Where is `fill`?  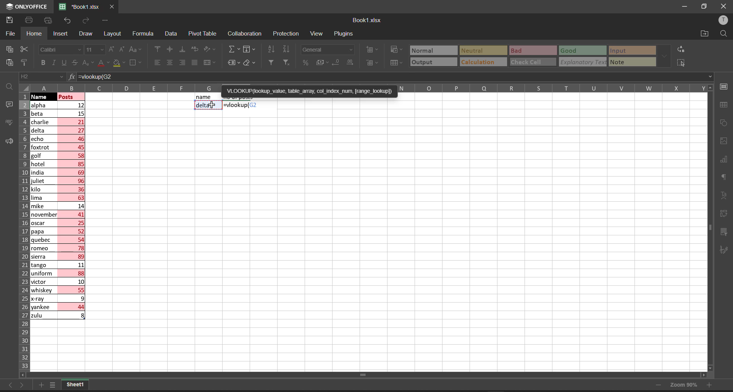 fill is located at coordinates (250, 50).